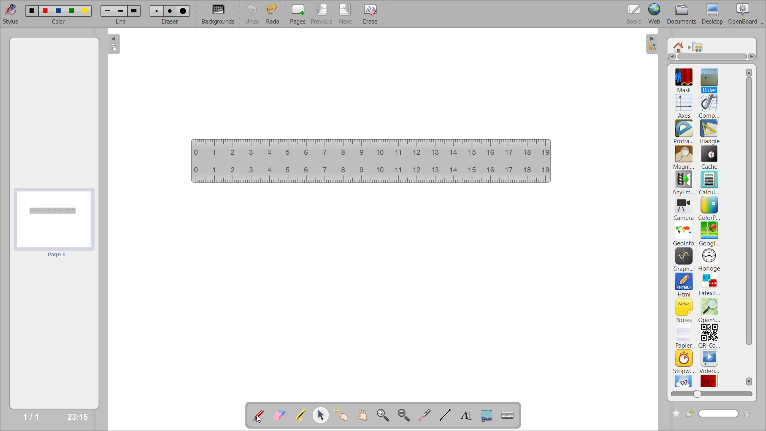 This screenshot has height=431, width=766. What do you see at coordinates (71, 12) in the screenshot?
I see `color 4` at bounding box center [71, 12].